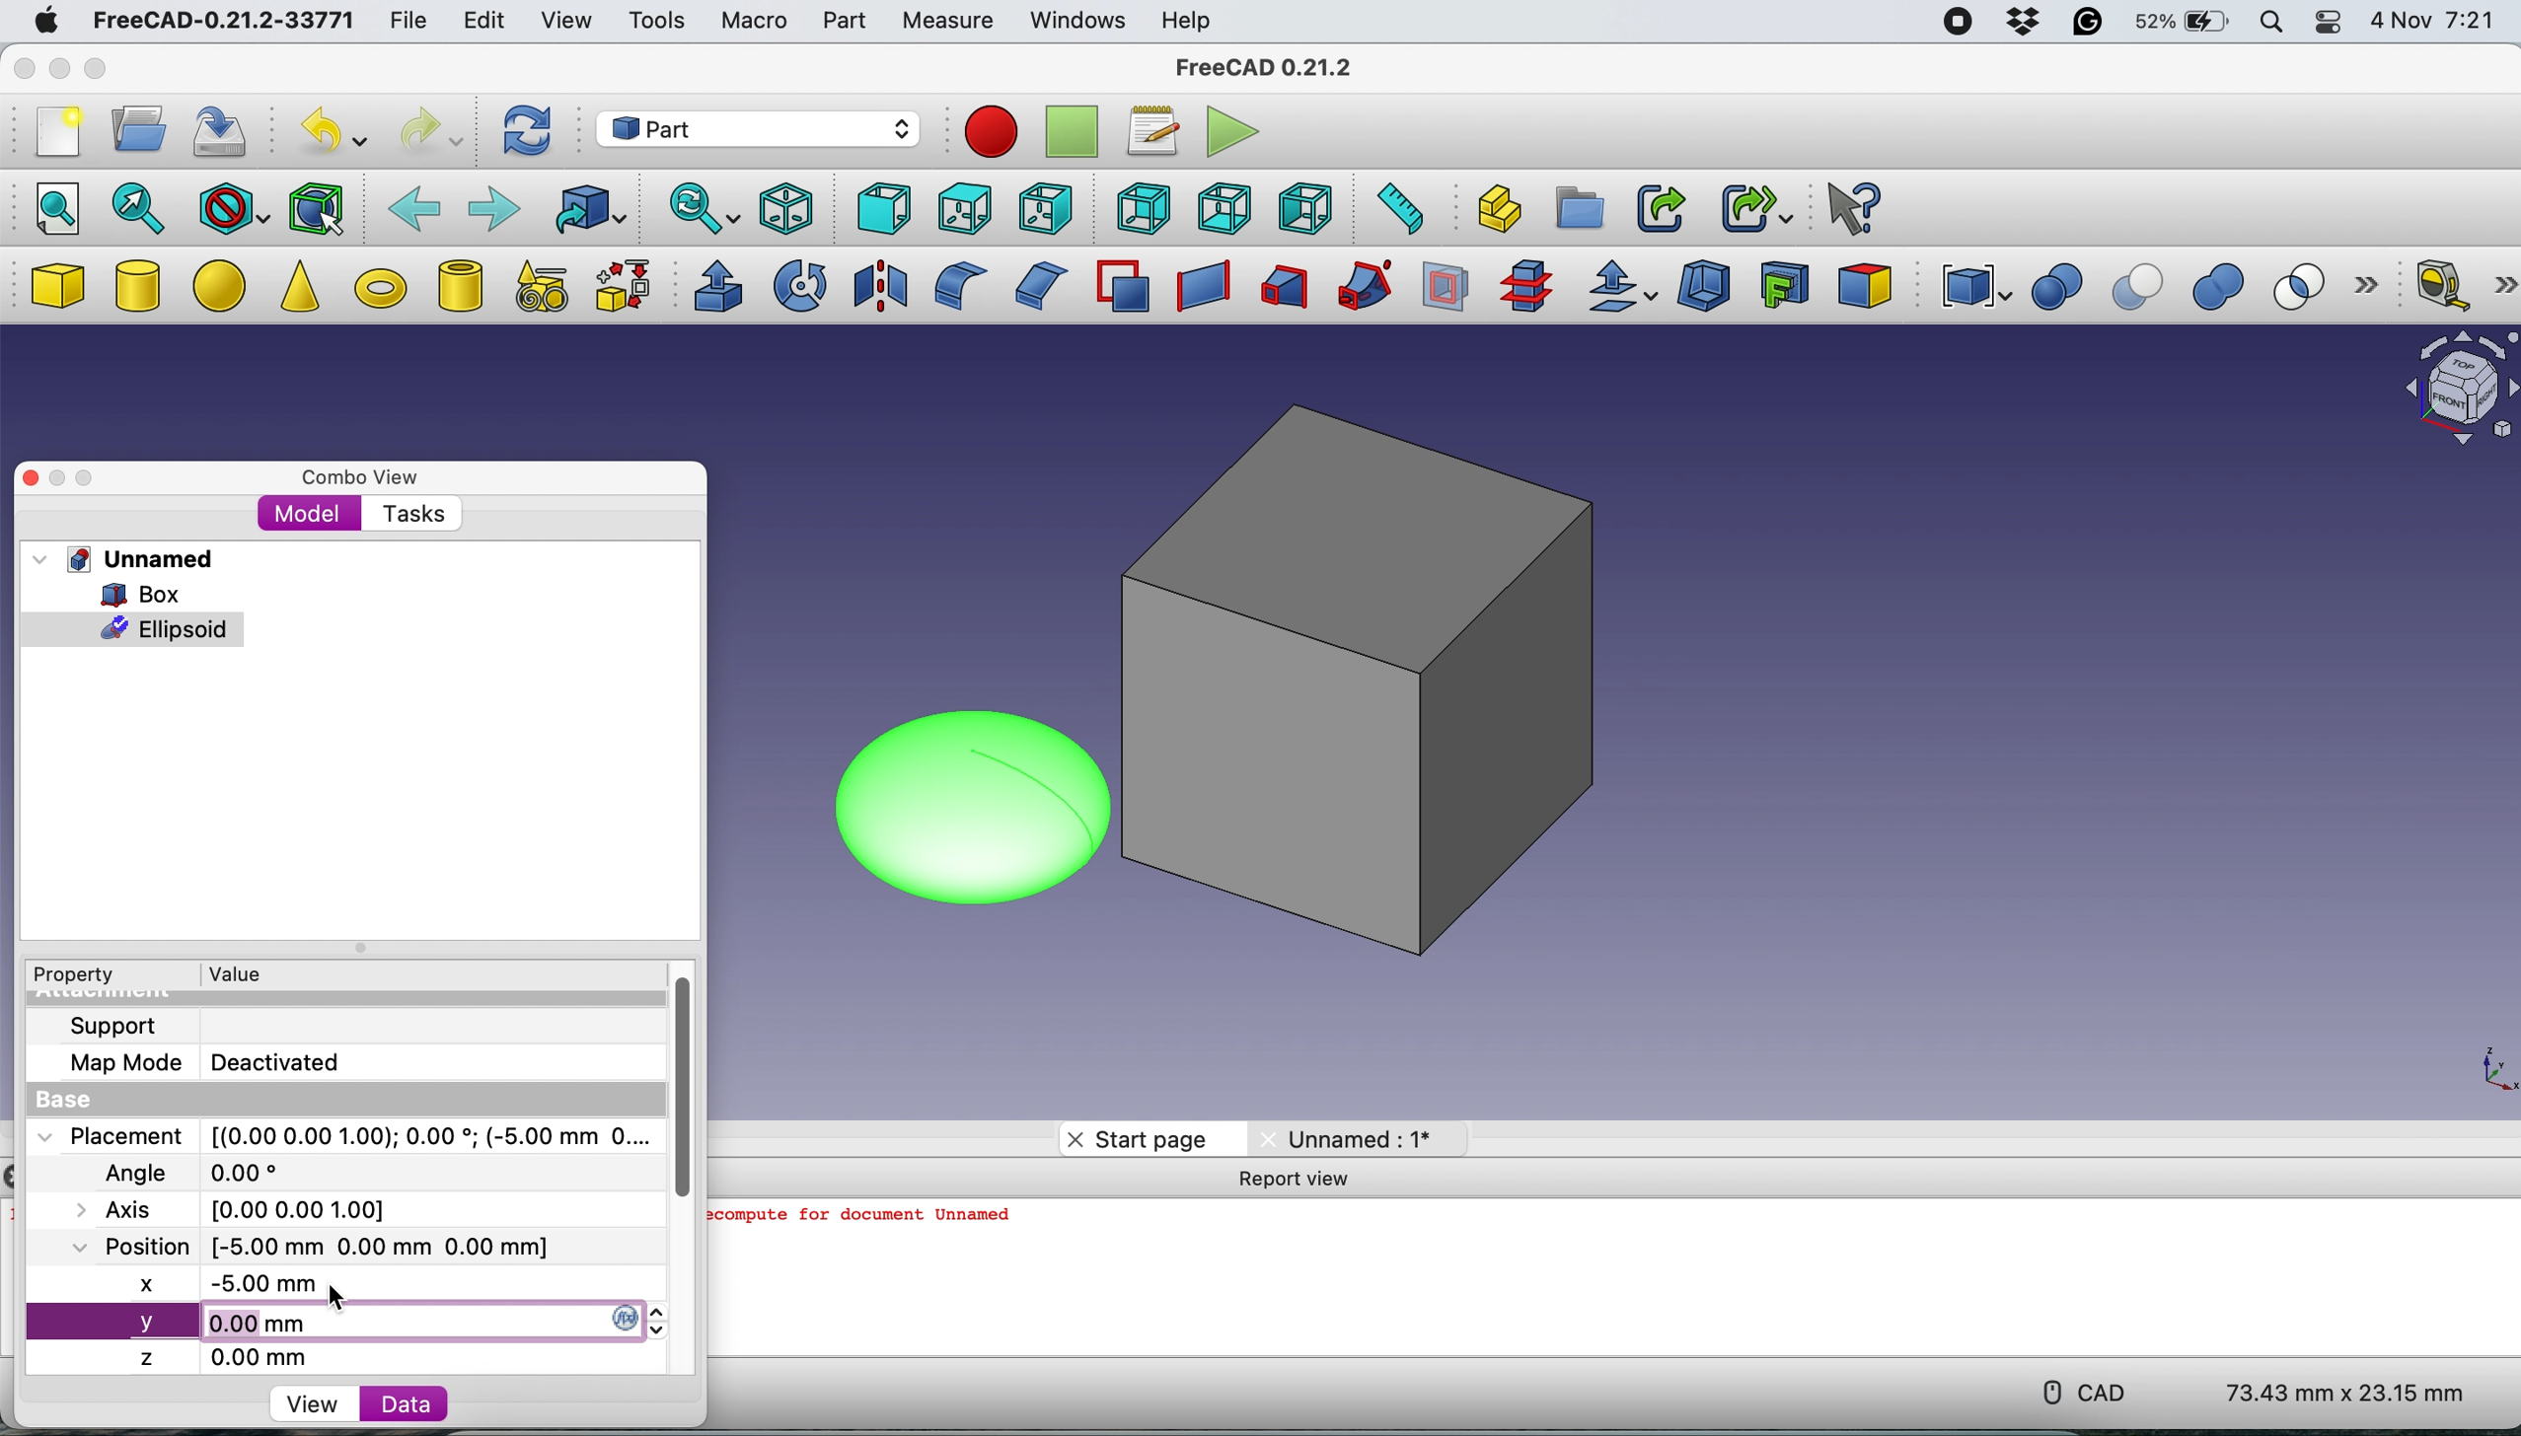 This screenshot has height=1436, width=2521. What do you see at coordinates (409, 514) in the screenshot?
I see `tasks` at bounding box center [409, 514].